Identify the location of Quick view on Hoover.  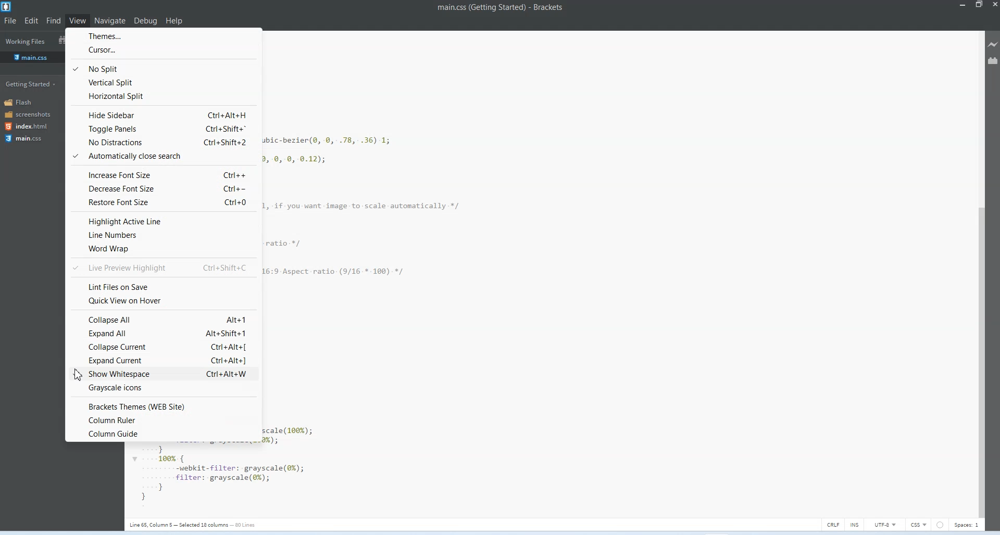
(162, 300).